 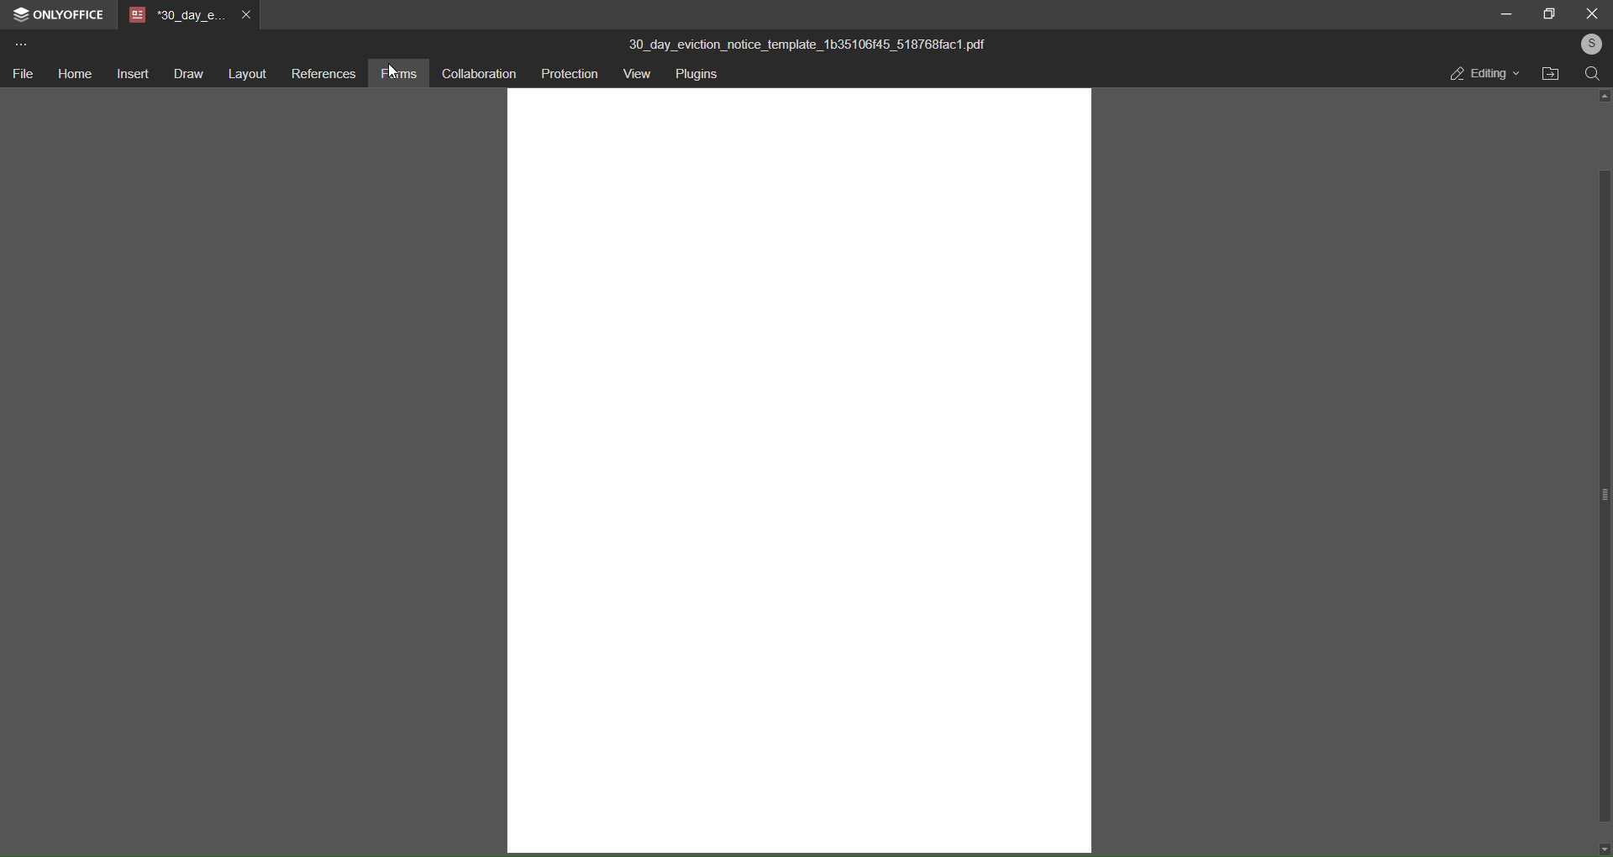 What do you see at coordinates (402, 72) in the screenshot?
I see `form` at bounding box center [402, 72].